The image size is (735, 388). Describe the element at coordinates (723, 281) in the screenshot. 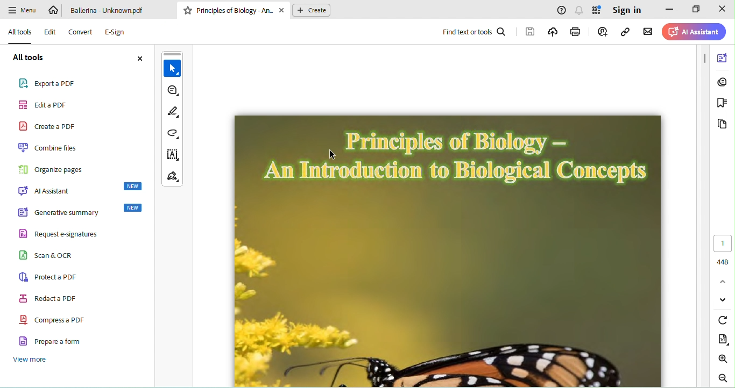

I see `go to previous page` at that location.